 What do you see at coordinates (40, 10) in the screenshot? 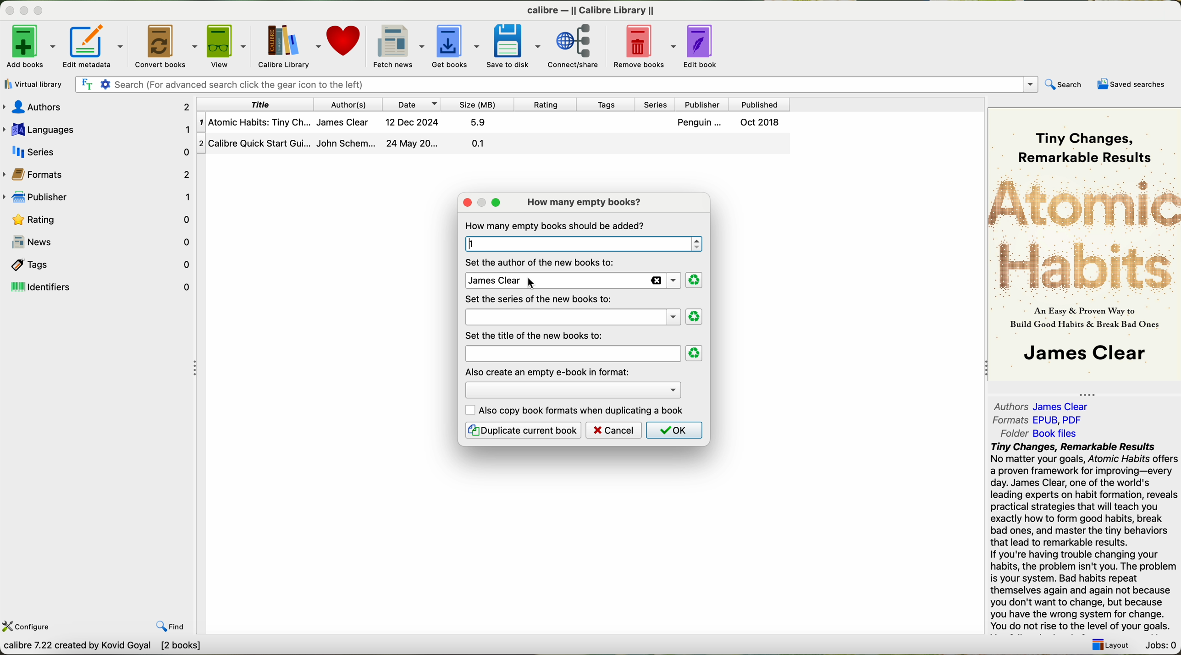
I see `maximize` at bounding box center [40, 10].